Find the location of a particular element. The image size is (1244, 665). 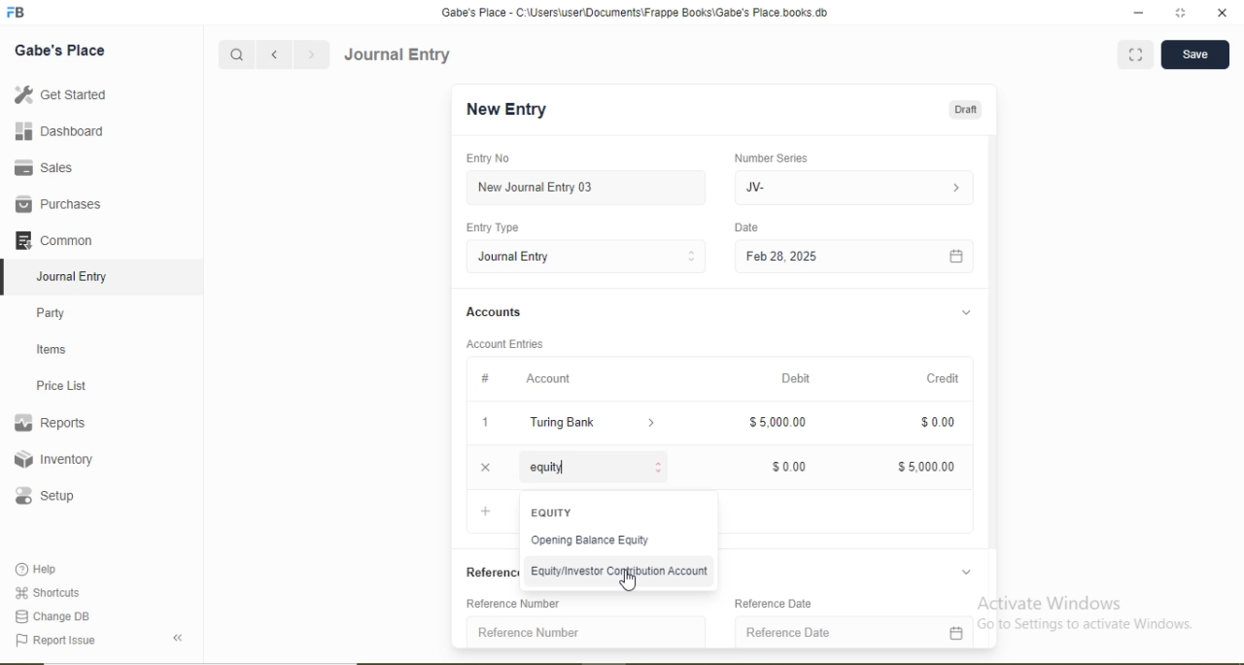

$5,000.00 is located at coordinates (927, 468).